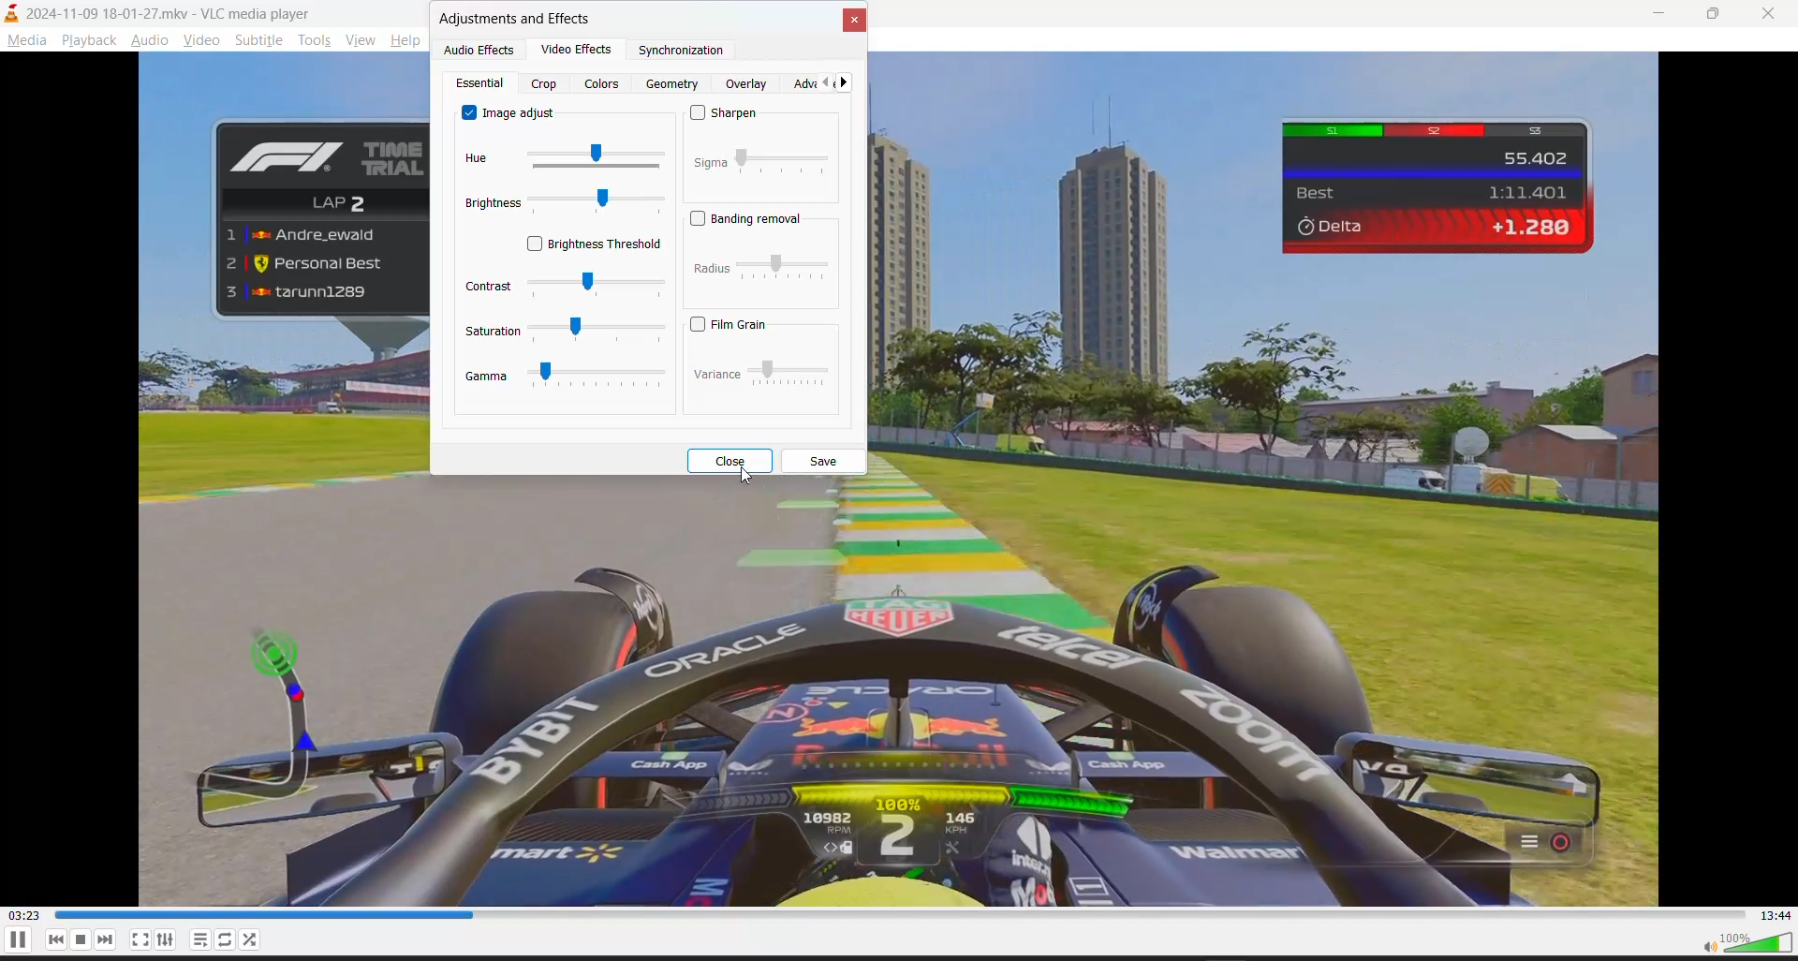  Describe the element at coordinates (713, 268) in the screenshot. I see `` at that location.